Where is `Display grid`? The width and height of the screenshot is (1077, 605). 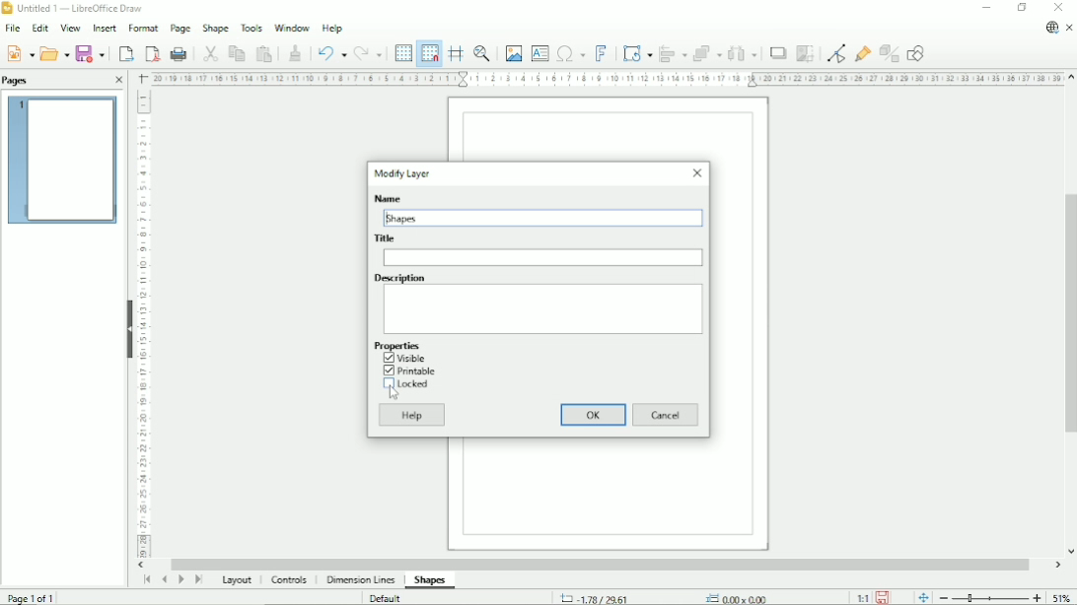 Display grid is located at coordinates (402, 53).